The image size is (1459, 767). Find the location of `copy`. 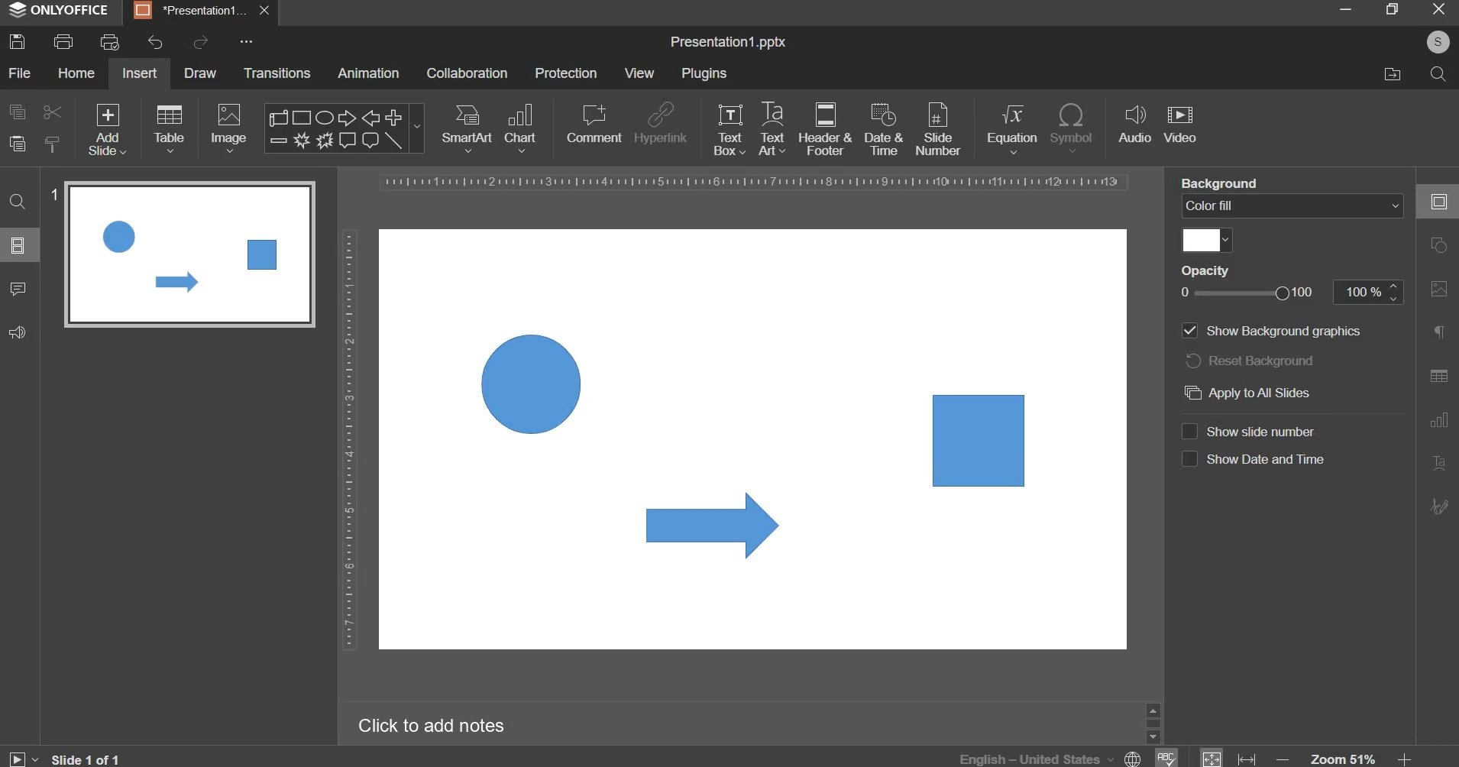

copy is located at coordinates (18, 112).